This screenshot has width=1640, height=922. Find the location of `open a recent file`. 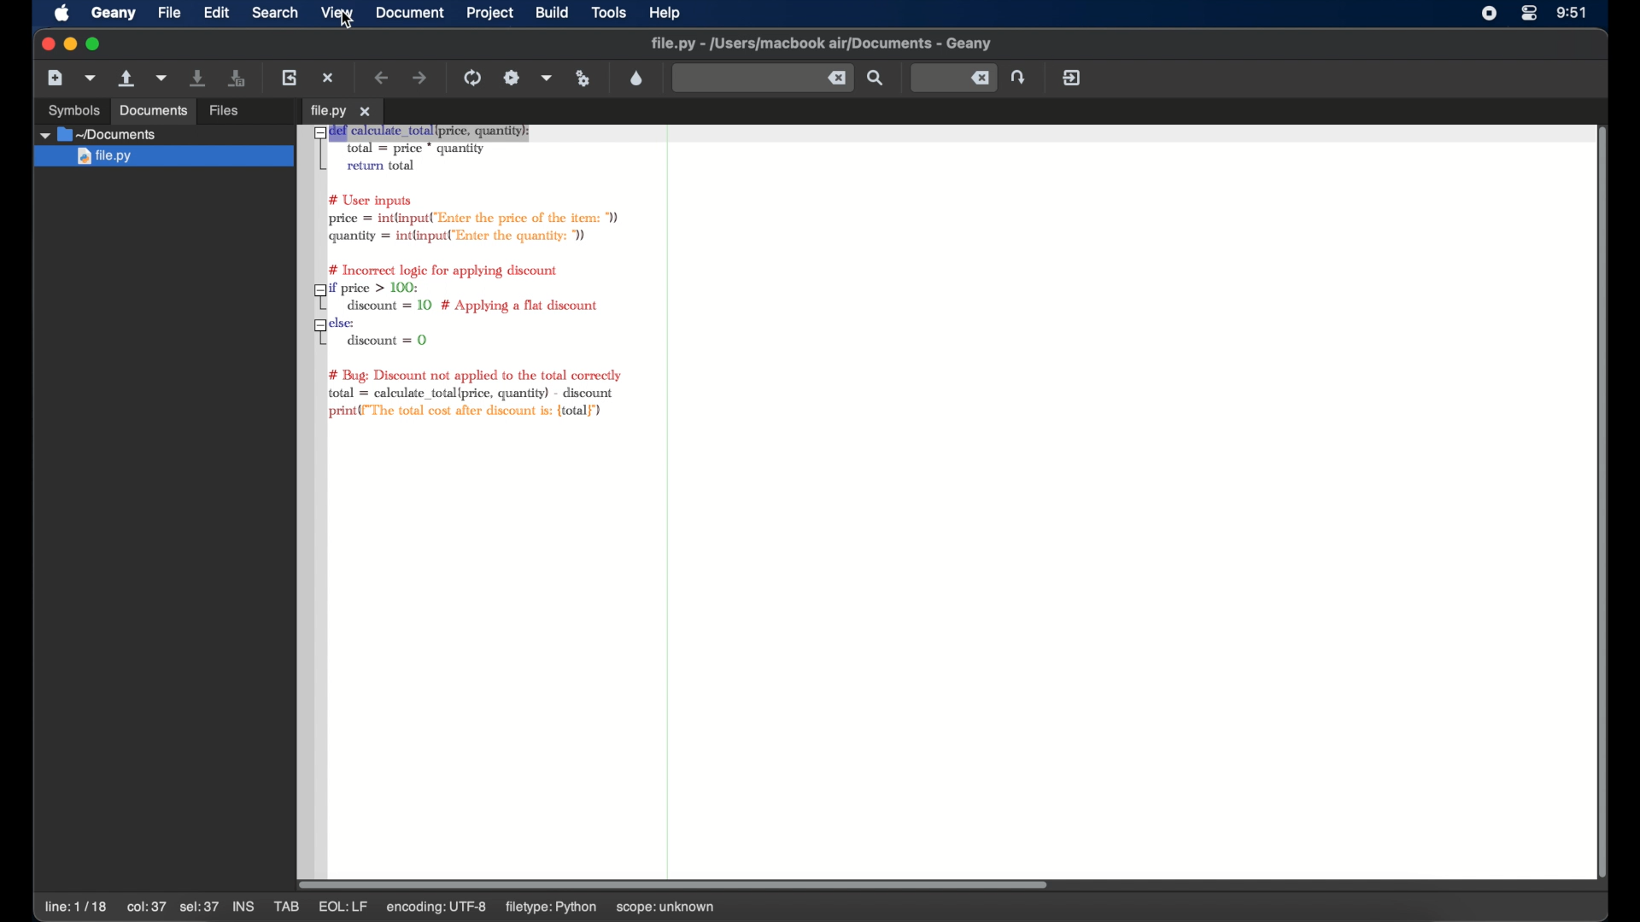

open a recent file is located at coordinates (163, 78).